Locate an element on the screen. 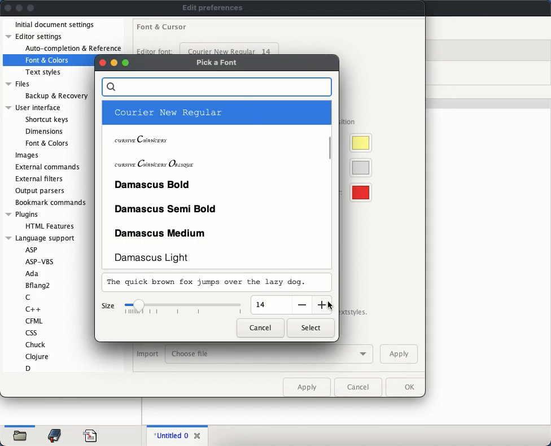  damascus medium is located at coordinates (216, 231).